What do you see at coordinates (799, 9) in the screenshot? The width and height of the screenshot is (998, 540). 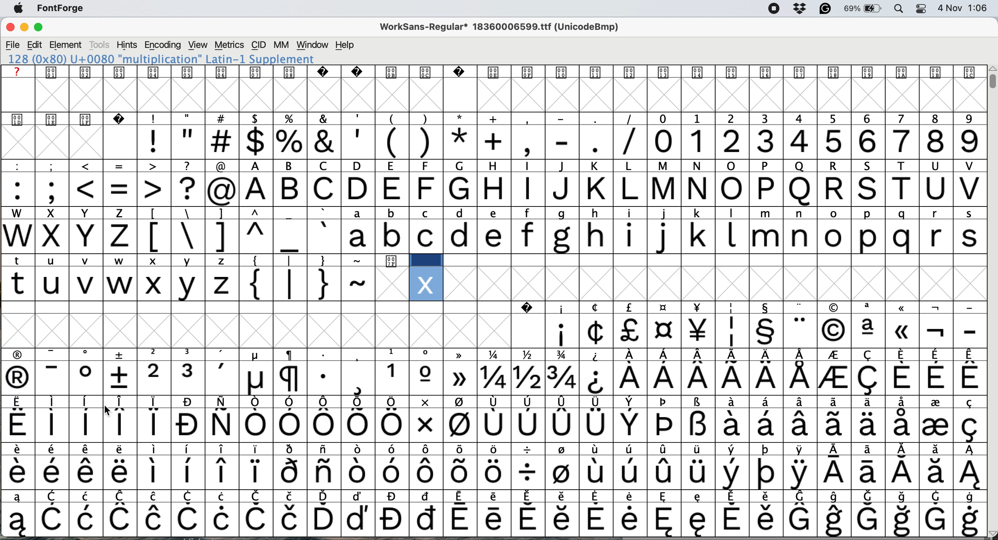 I see `dropbox` at bounding box center [799, 9].